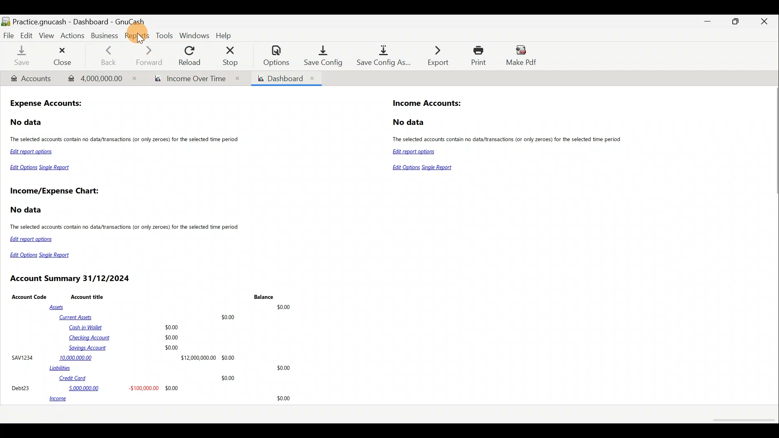  What do you see at coordinates (142, 296) in the screenshot?
I see `Account Code Account title Balance` at bounding box center [142, 296].